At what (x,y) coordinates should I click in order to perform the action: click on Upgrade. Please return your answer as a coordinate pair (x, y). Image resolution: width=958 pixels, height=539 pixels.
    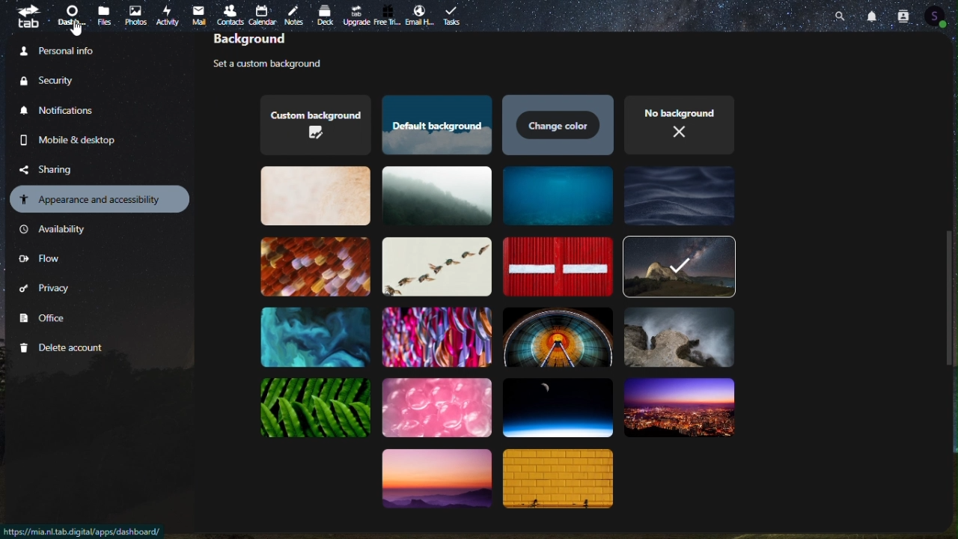
    Looking at the image, I should click on (356, 15).